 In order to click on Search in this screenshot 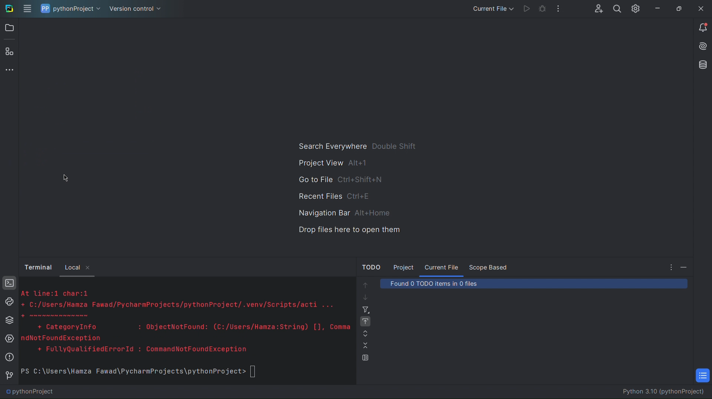, I will do `click(616, 9)`.